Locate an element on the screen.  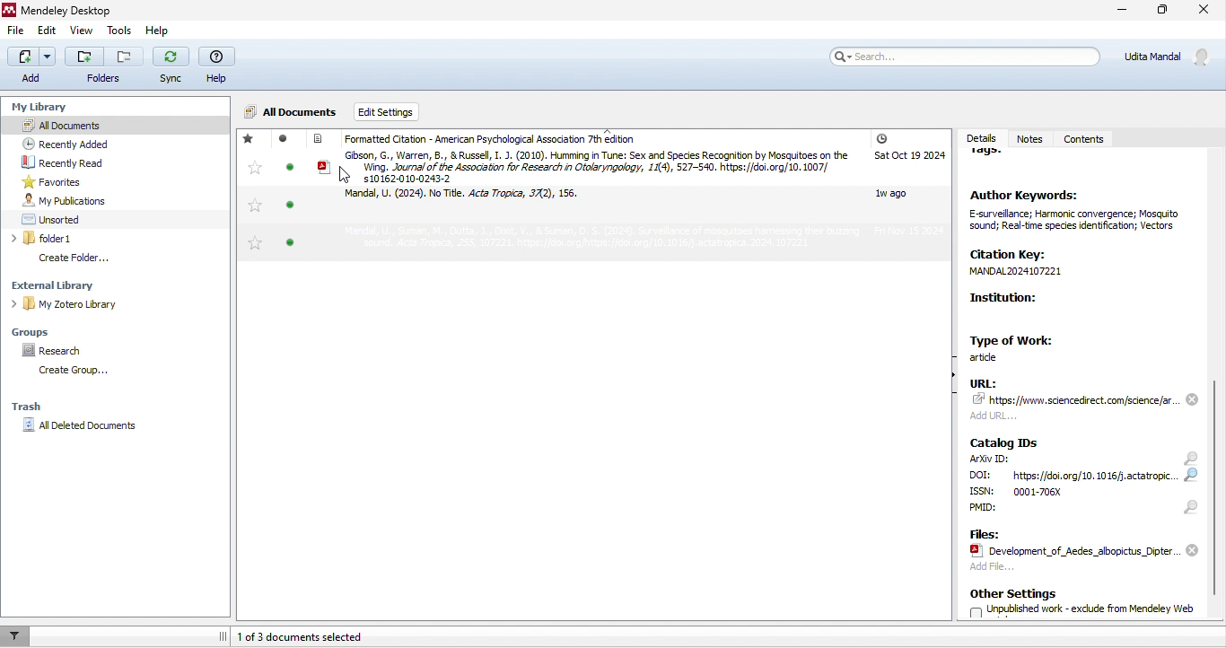
ArXiv ID is located at coordinates (989, 460).